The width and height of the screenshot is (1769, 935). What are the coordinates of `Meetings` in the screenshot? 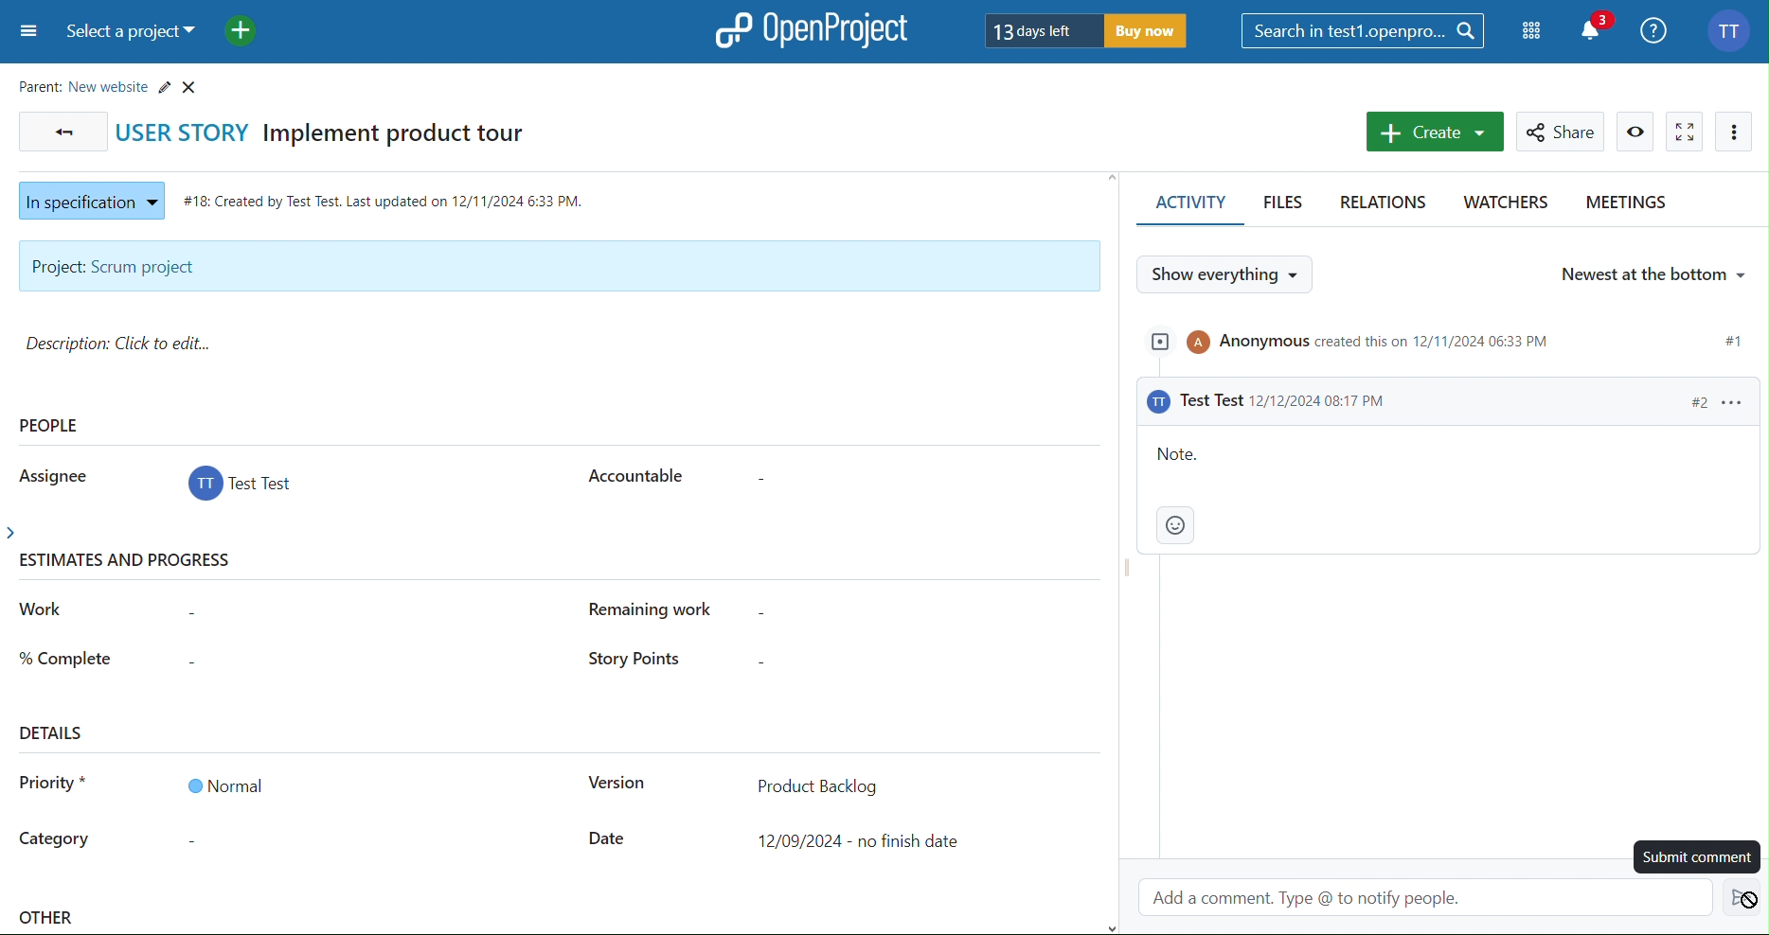 It's located at (1624, 205).